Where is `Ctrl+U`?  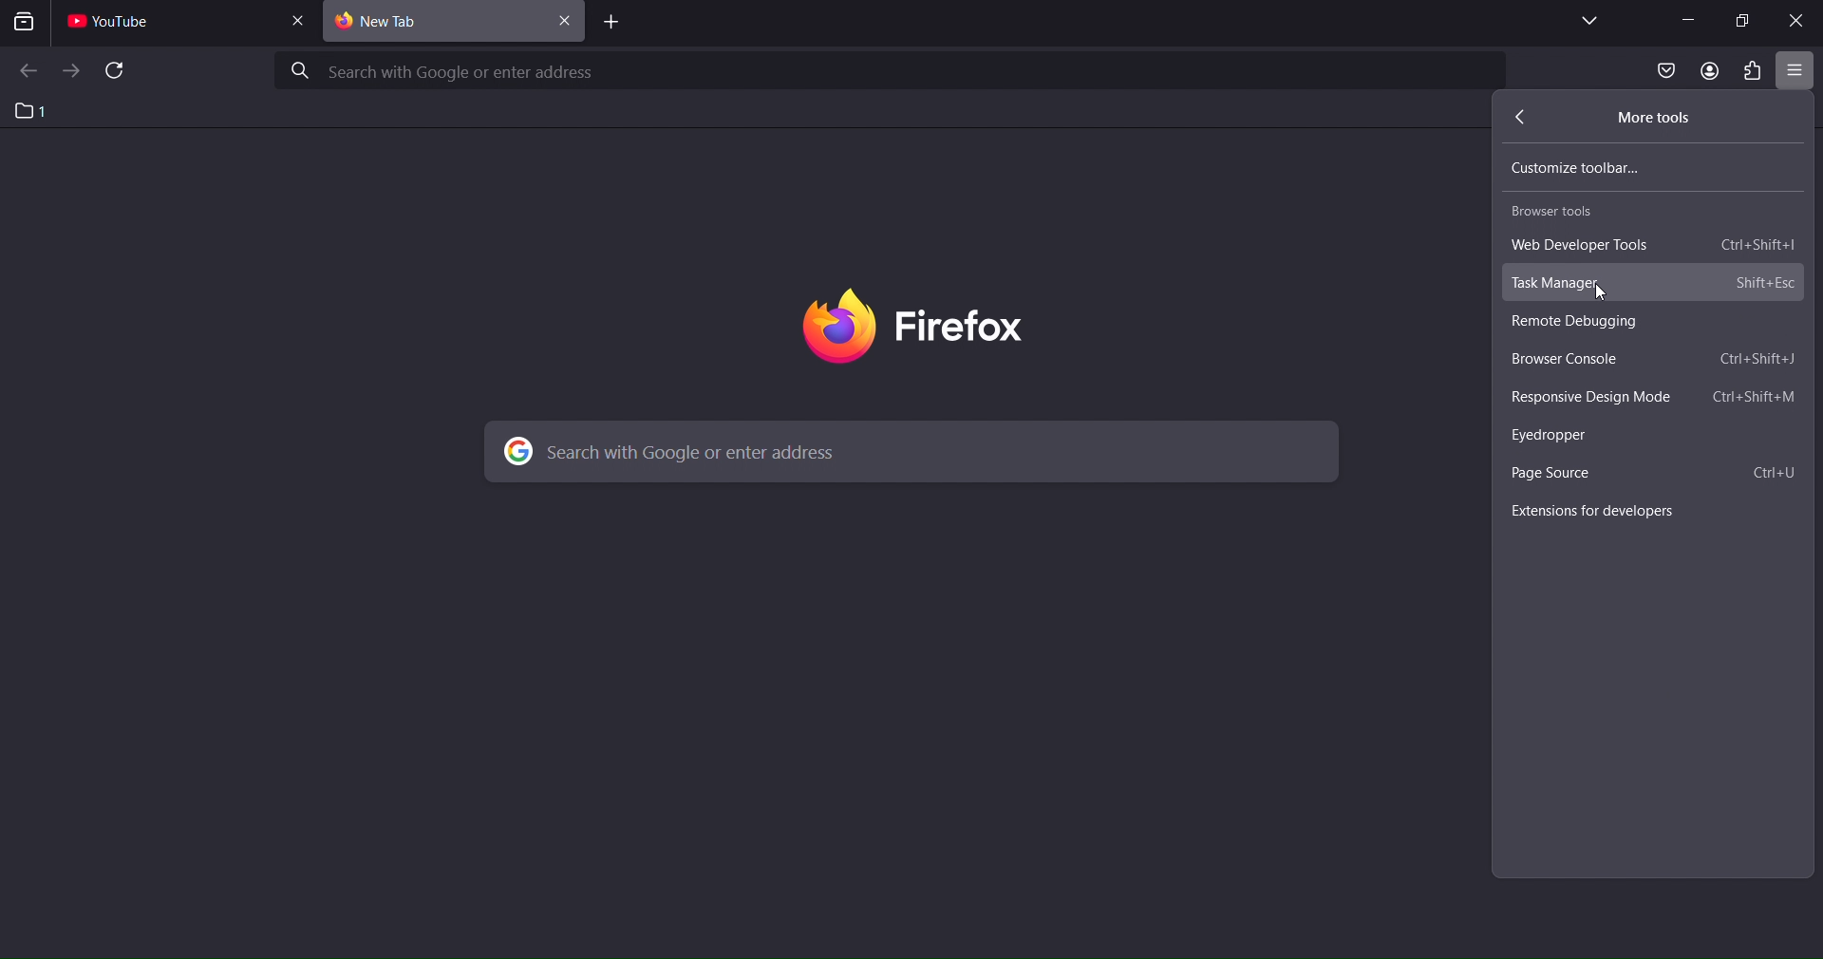 Ctrl+U is located at coordinates (1775, 474).